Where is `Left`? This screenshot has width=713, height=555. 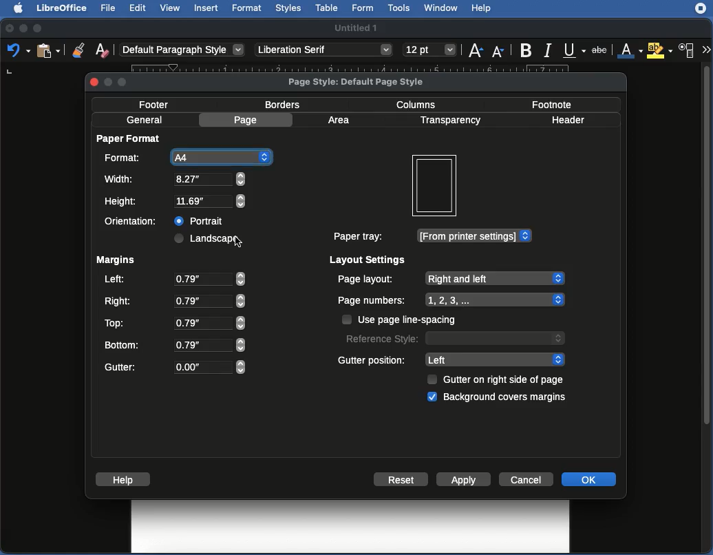
Left is located at coordinates (116, 280).